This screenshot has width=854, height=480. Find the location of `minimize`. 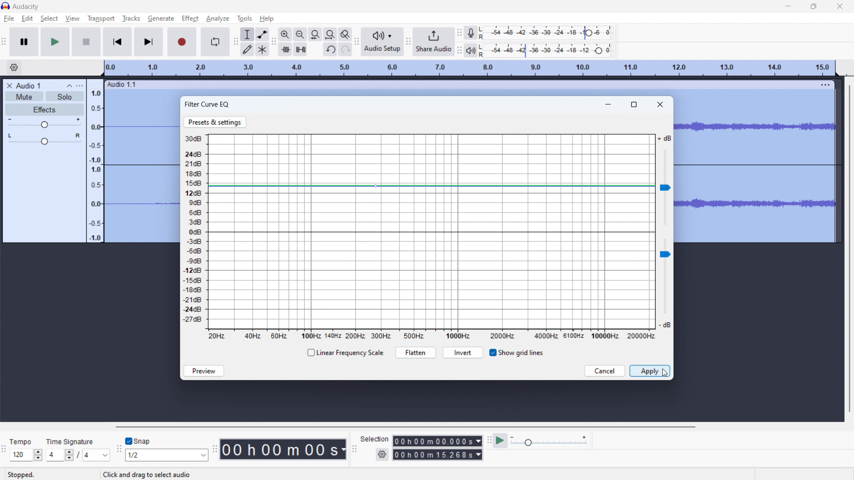

minimize is located at coordinates (609, 103).